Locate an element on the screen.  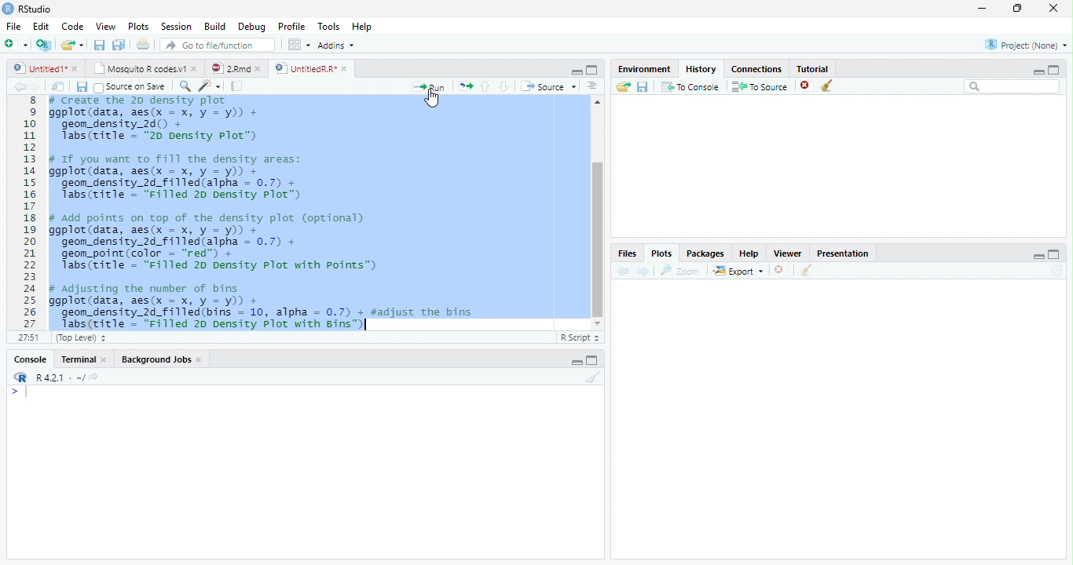
R421 - ~/ is located at coordinates (55, 377).